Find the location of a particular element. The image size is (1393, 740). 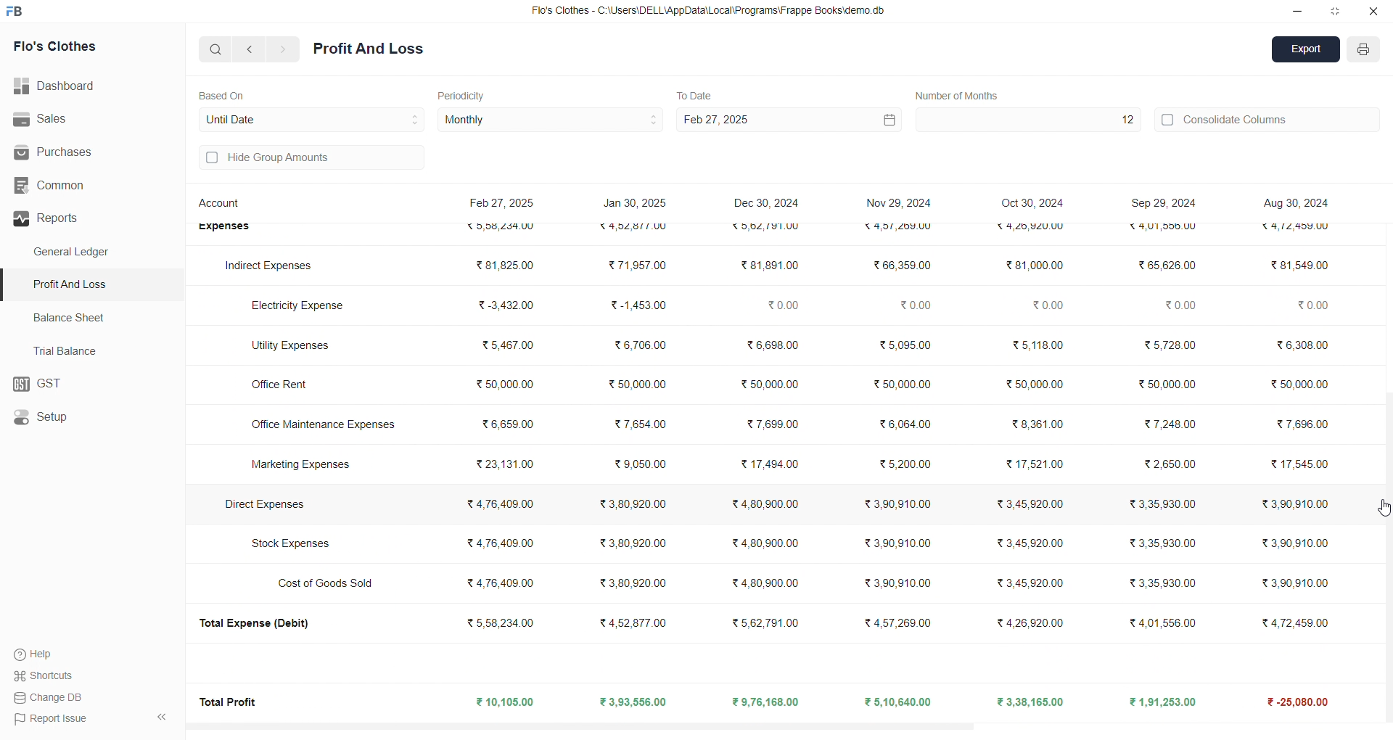

₹9,76,168.00 is located at coordinates (771, 702).